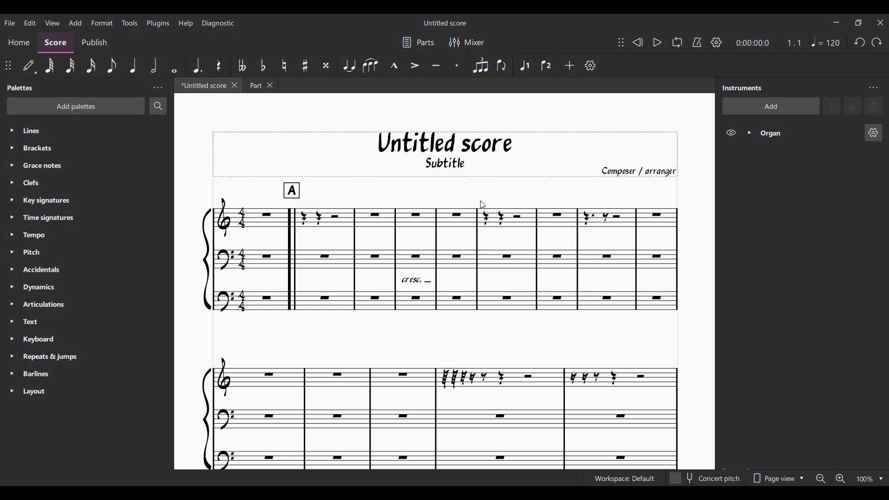  What do you see at coordinates (369, 65) in the screenshot?
I see `Slur` at bounding box center [369, 65].